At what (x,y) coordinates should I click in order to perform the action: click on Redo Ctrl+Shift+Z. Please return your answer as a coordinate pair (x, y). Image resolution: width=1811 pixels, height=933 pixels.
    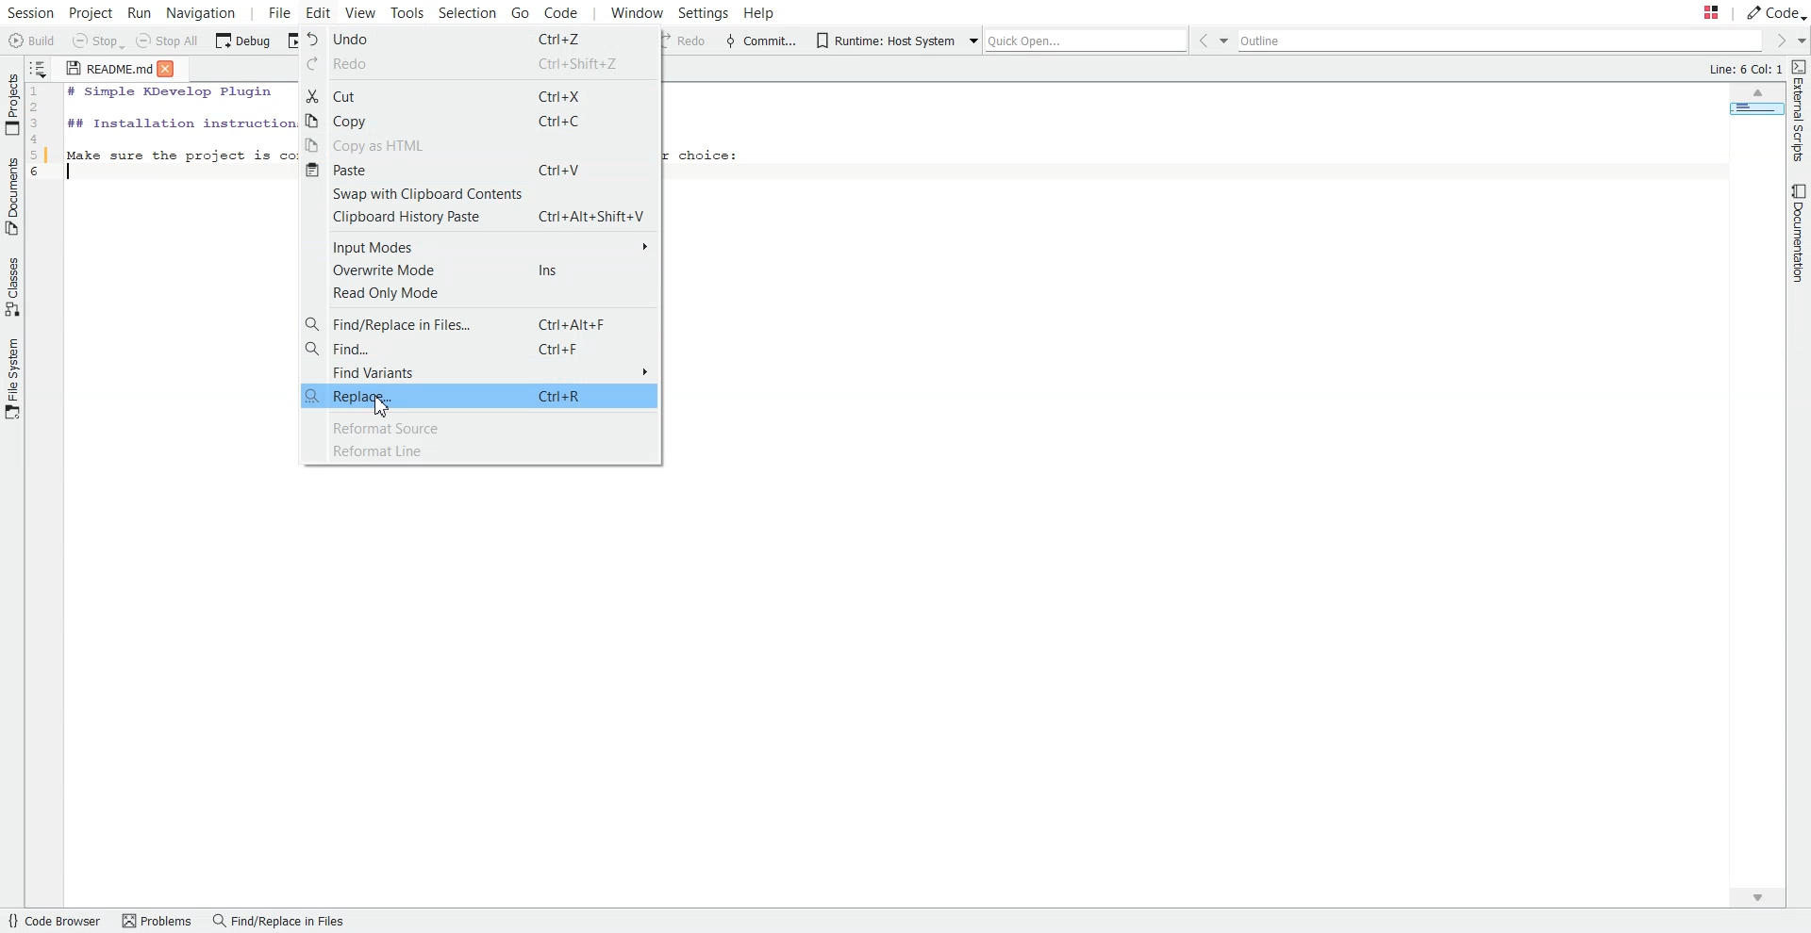
    Looking at the image, I should click on (477, 64).